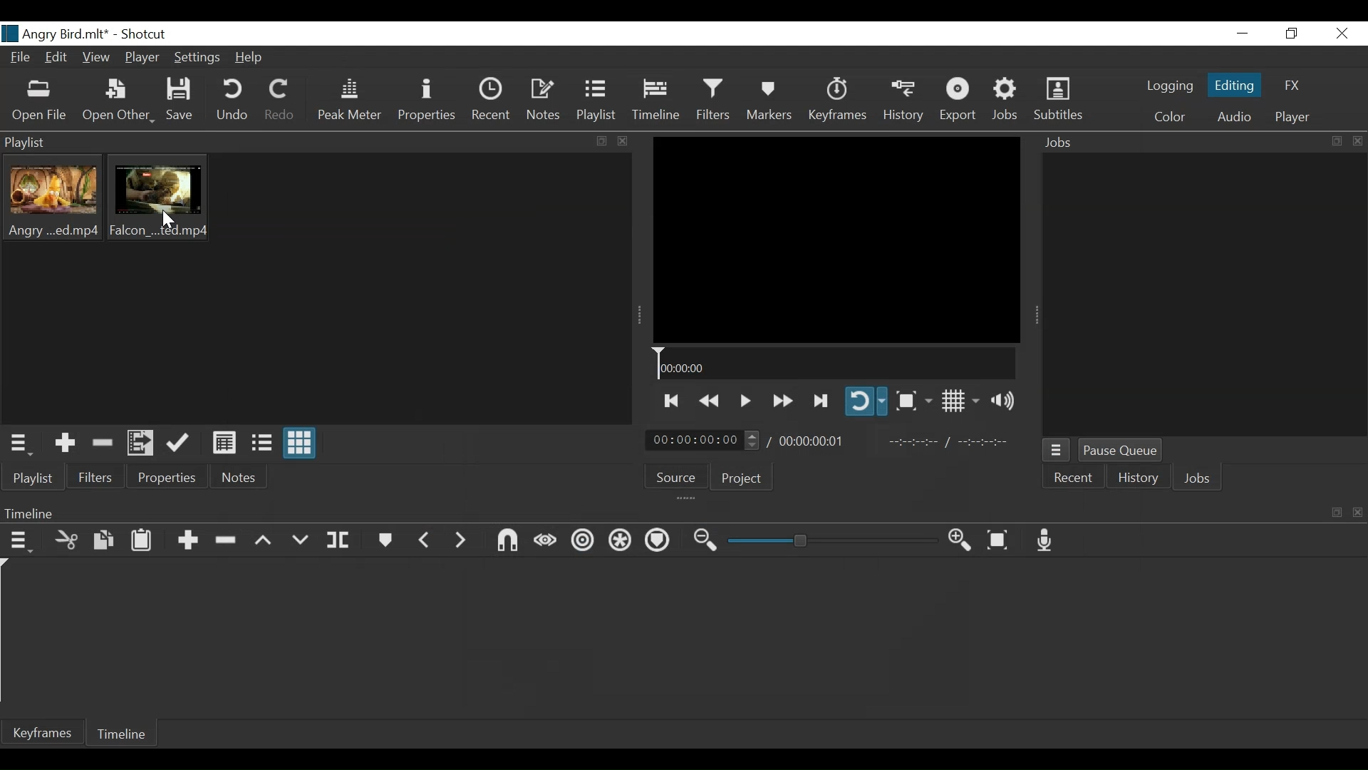  What do you see at coordinates (1006, 100) in the screenshot?
I see `Jobs` at bounding box center [1006, 100].